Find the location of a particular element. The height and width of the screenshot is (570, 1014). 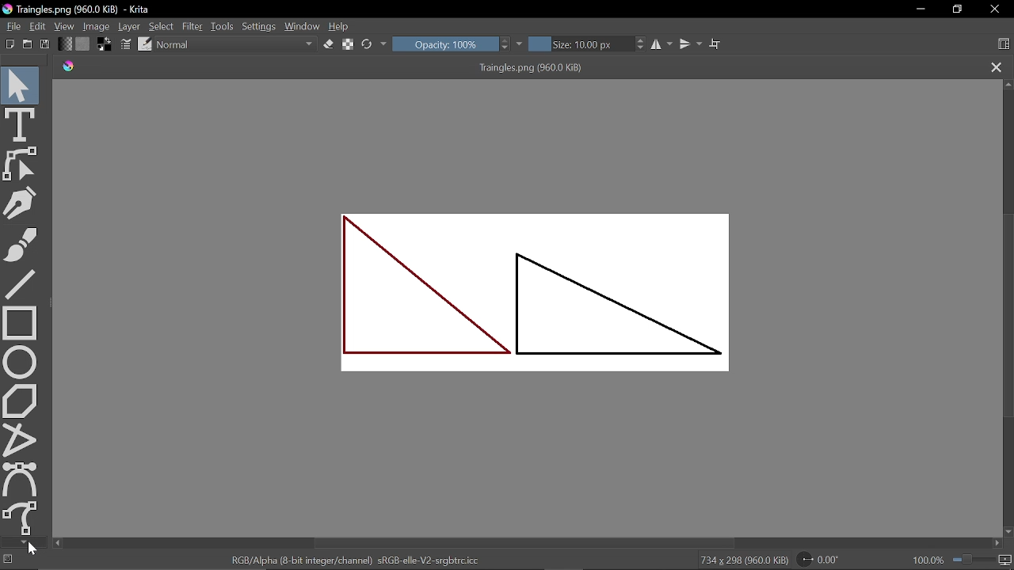

Selection tool is located at coordinates (21, 84).